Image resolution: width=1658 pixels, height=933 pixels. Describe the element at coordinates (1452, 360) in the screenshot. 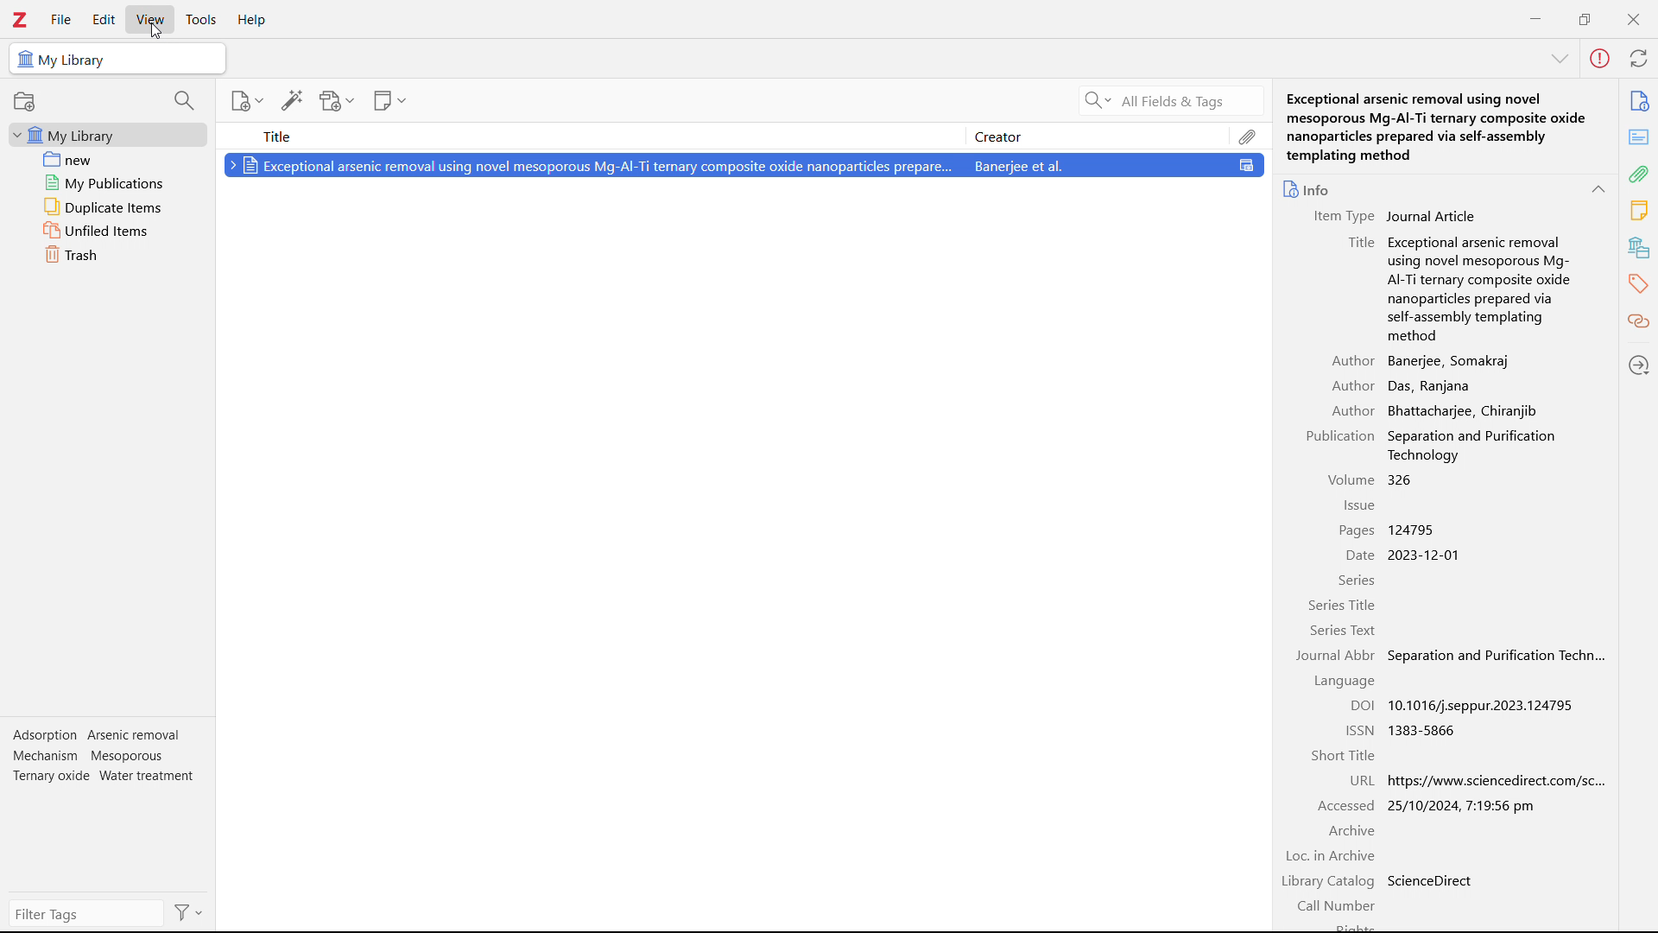

I see `Banerjee, Somakraj` at that location.